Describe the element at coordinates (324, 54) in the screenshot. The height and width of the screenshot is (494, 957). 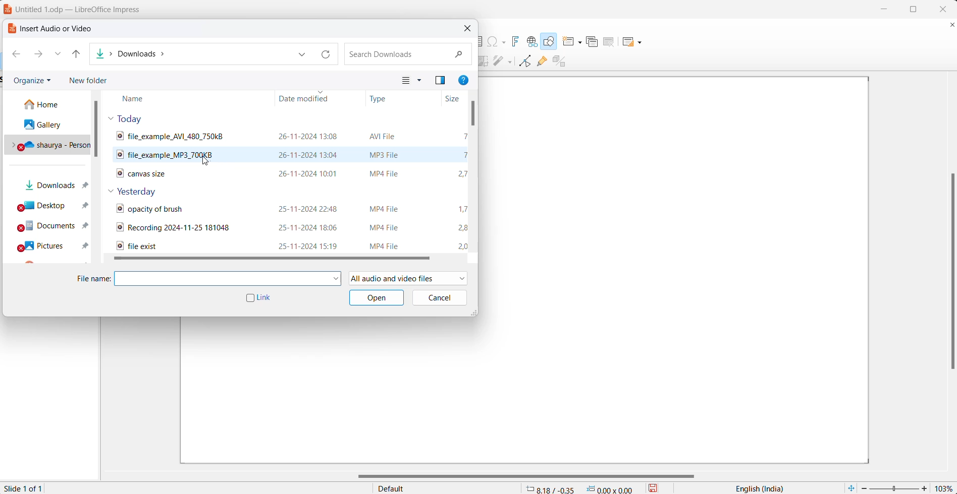
I see `refresh` at that location.